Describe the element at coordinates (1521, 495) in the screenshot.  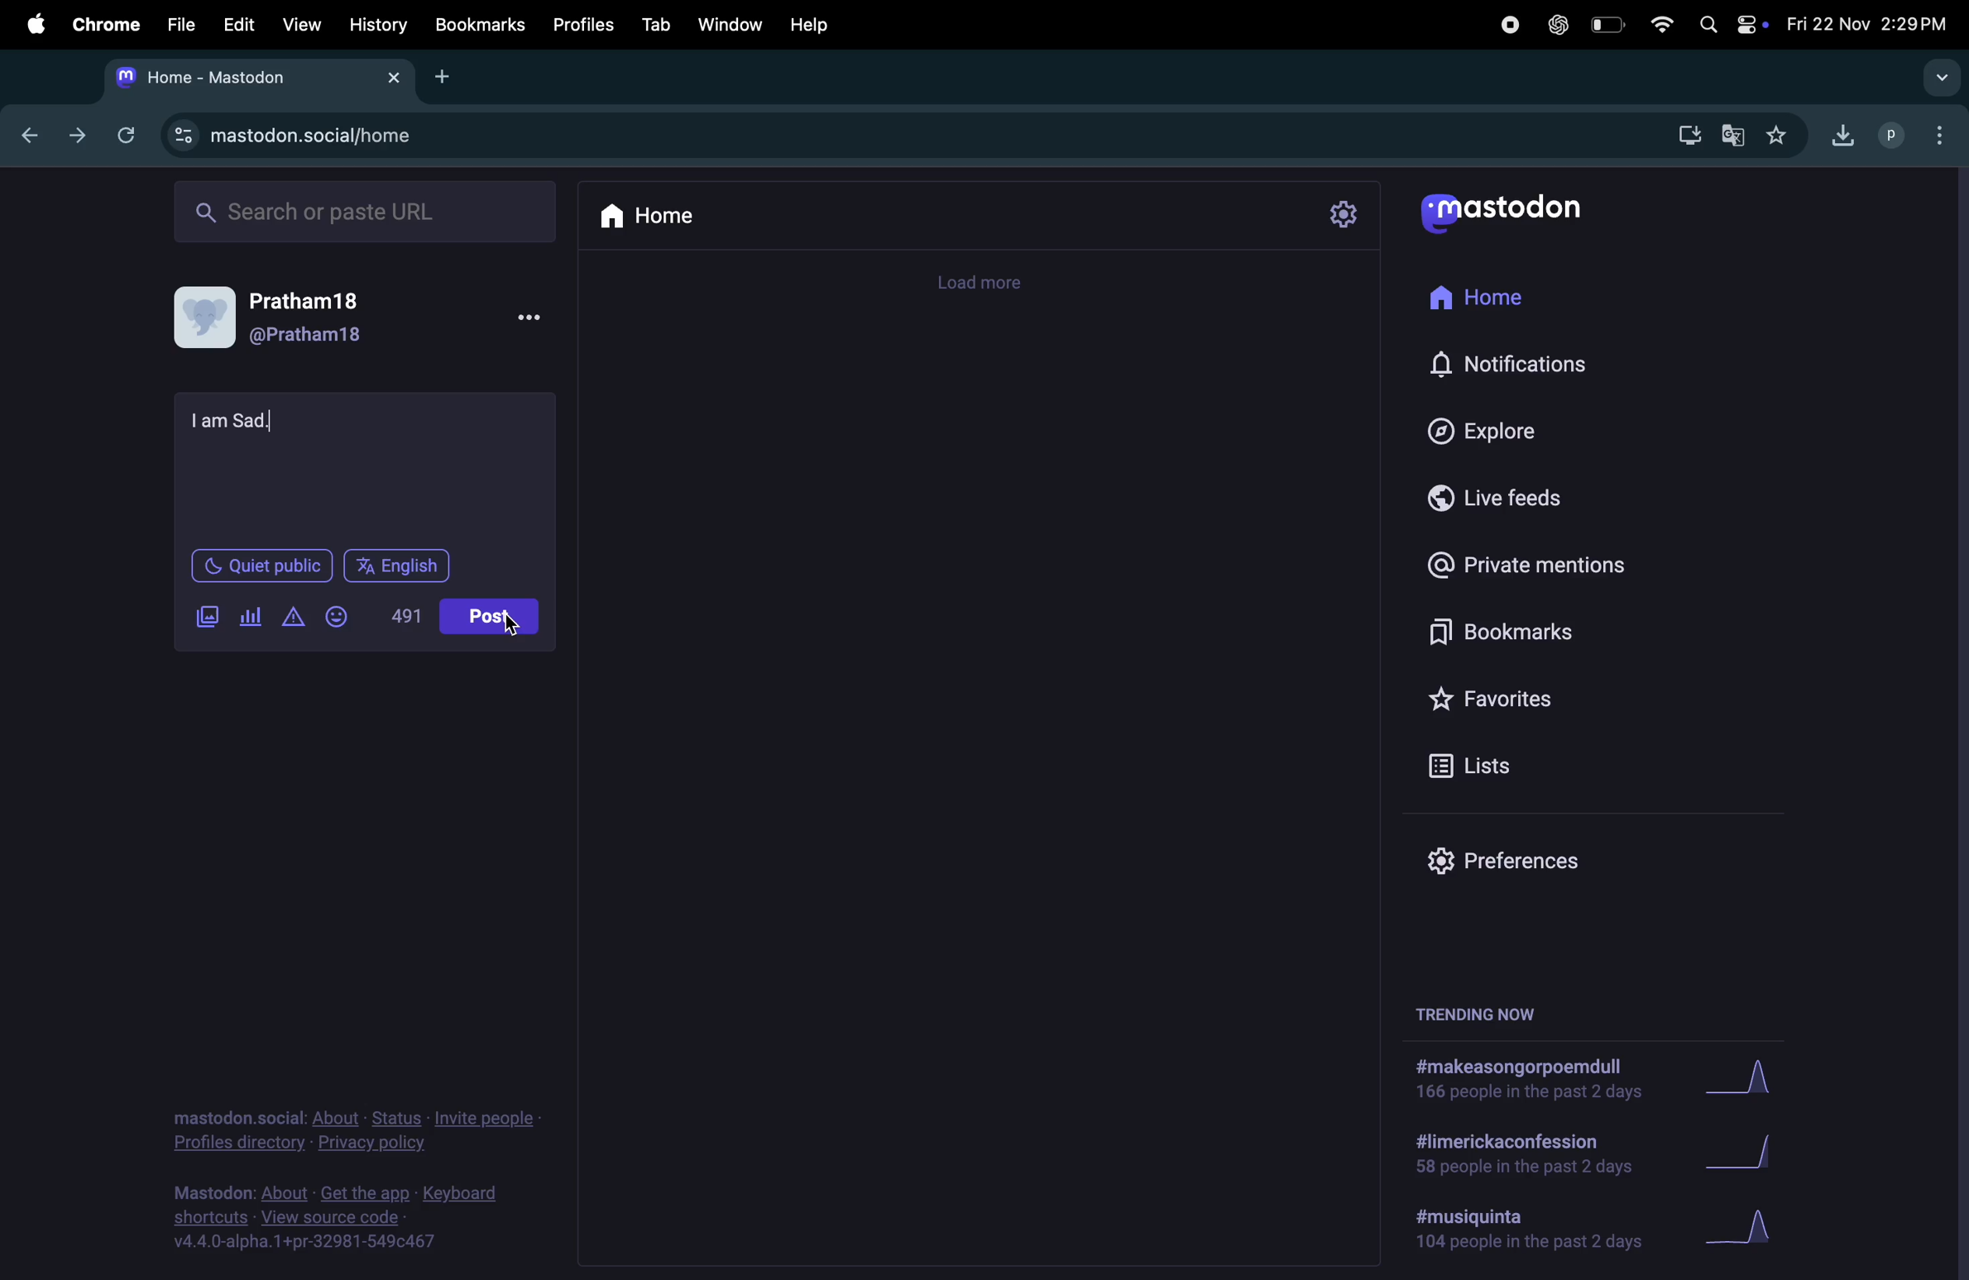
I see `live feed` at that location.